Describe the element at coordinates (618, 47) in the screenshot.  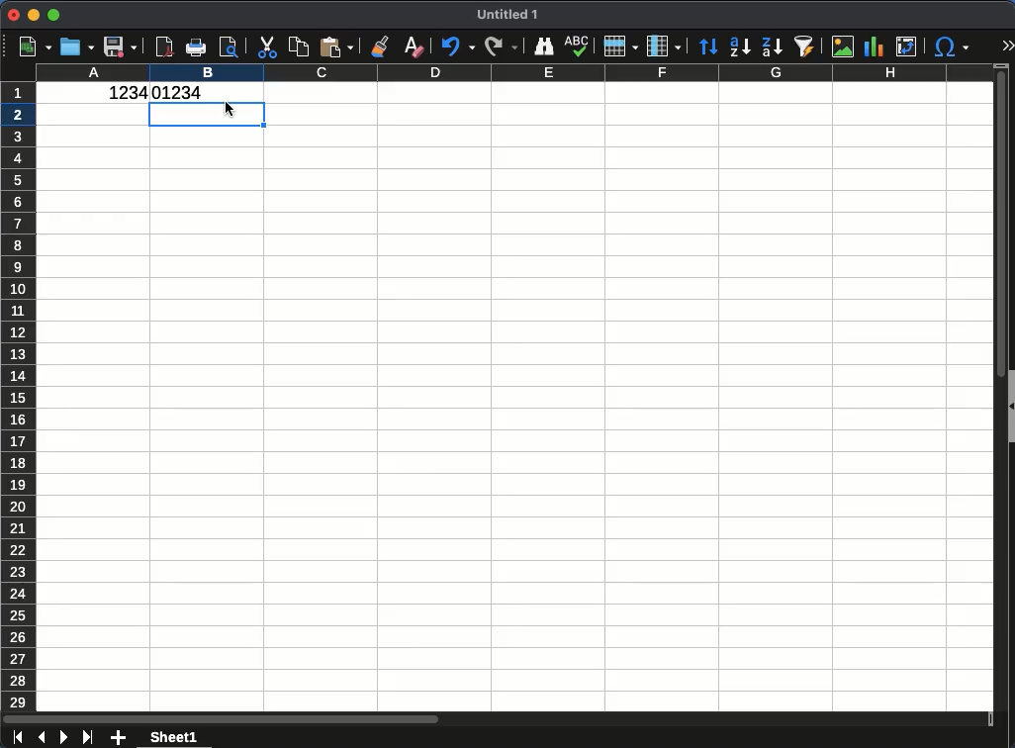
I see `row` at that location.